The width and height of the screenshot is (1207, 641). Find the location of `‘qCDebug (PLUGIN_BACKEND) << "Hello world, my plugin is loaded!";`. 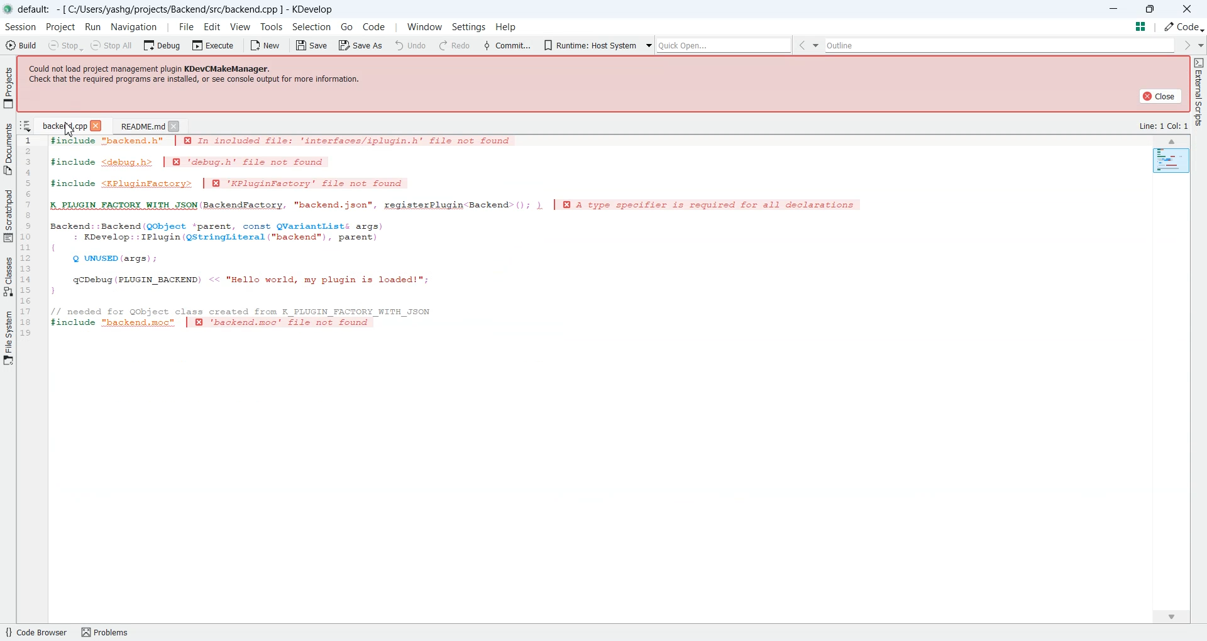

‘qCDebug (PLUGIN_BACKEND) << "Hello world, my plugin is loaded!"; is located at coordinates (254, 282).